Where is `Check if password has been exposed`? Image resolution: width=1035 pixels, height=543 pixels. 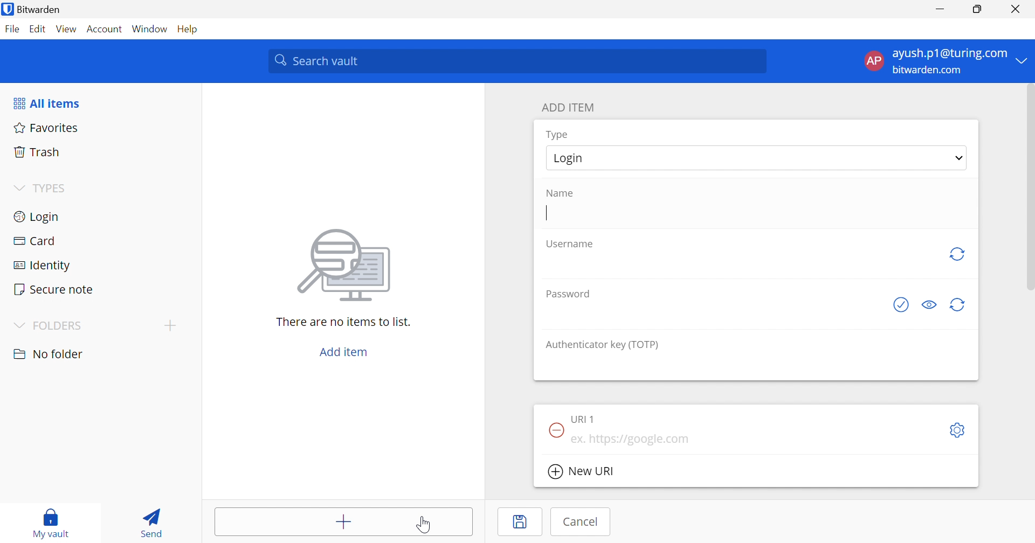 Check if password has been exposed is located at coordinates (904, 304).